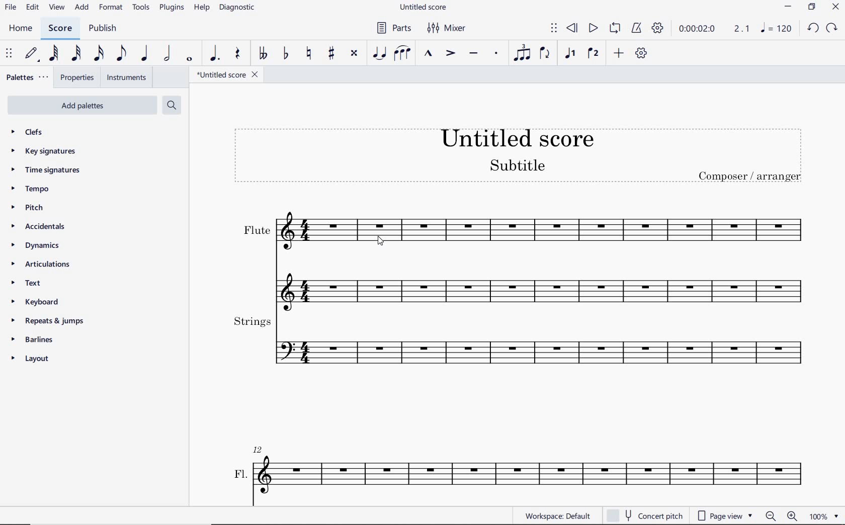 The width and height of the screenshot is (845, 525). Describe the element at coordinates (44, 170) in the screenshot. I see `time signatures` at that location.